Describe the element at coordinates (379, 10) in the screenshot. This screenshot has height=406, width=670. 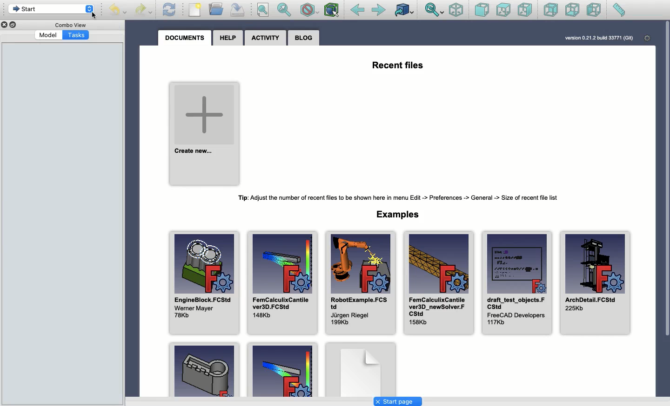
I see `Forward` at that location.